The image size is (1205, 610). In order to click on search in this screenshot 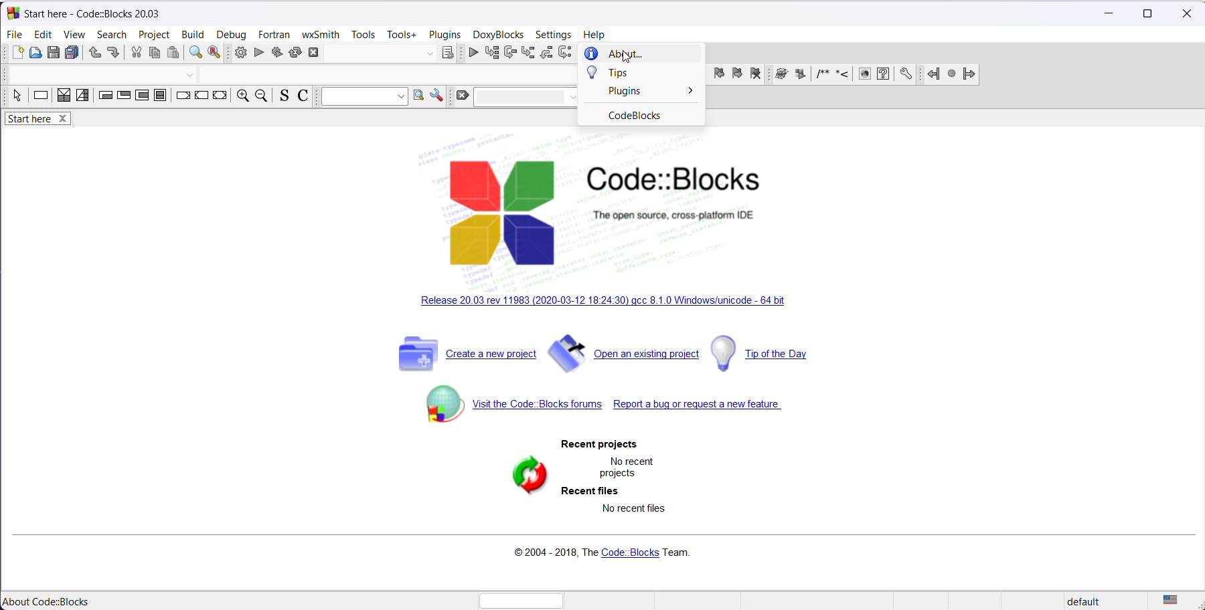, I will do `click(419, 96)`.